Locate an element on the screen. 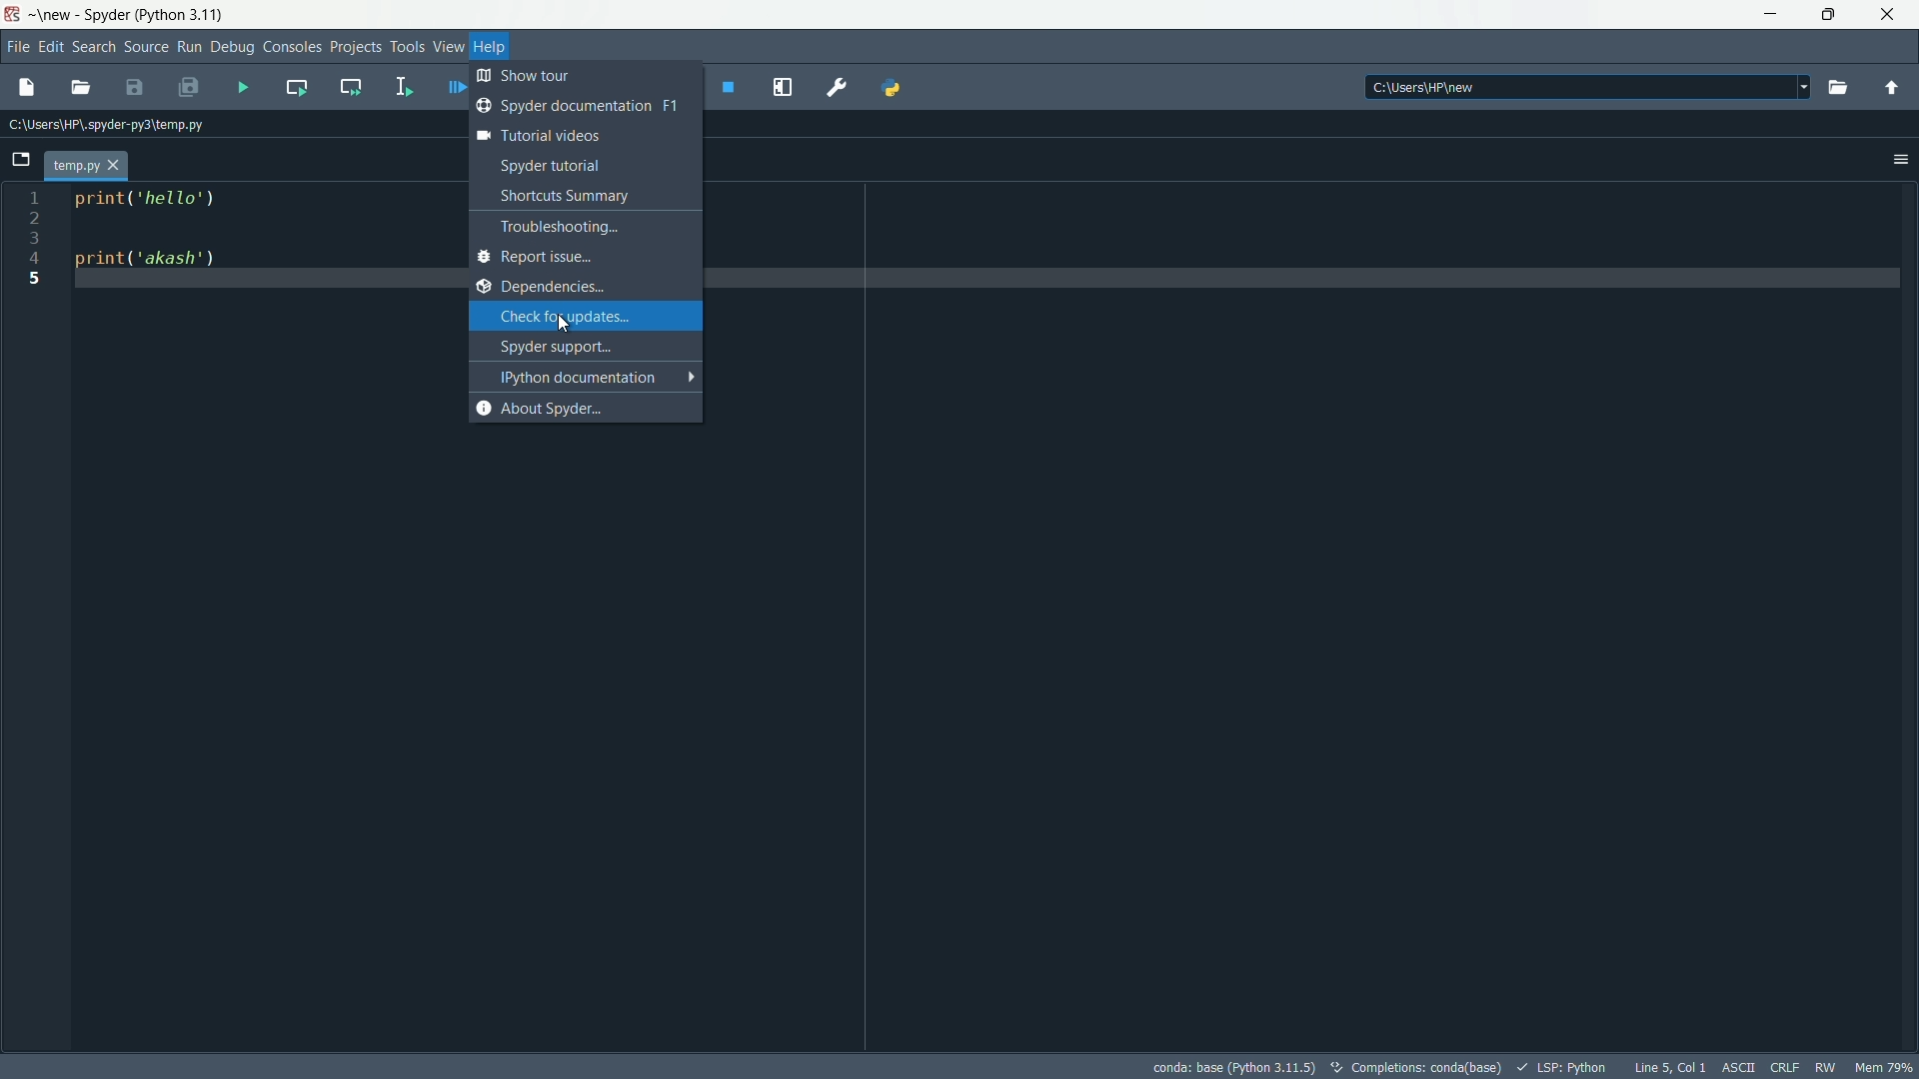  spyder tutorial is located at coordinates (579, 164).